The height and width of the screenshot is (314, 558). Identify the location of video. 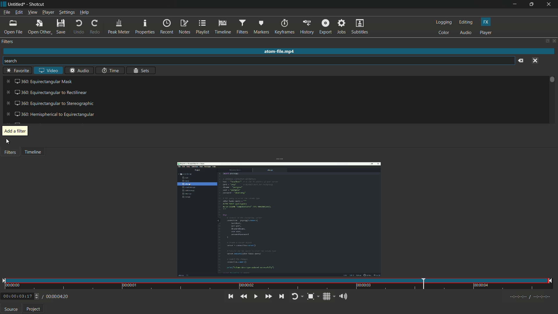
(49, 70).